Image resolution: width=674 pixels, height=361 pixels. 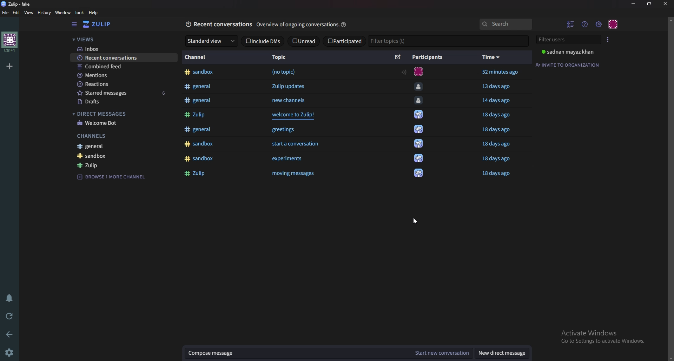 I want to click on # Zulip, so click(x=198, y=174).